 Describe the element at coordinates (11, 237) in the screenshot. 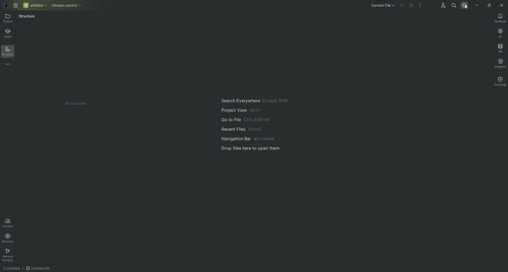

I see `Services` at that location.